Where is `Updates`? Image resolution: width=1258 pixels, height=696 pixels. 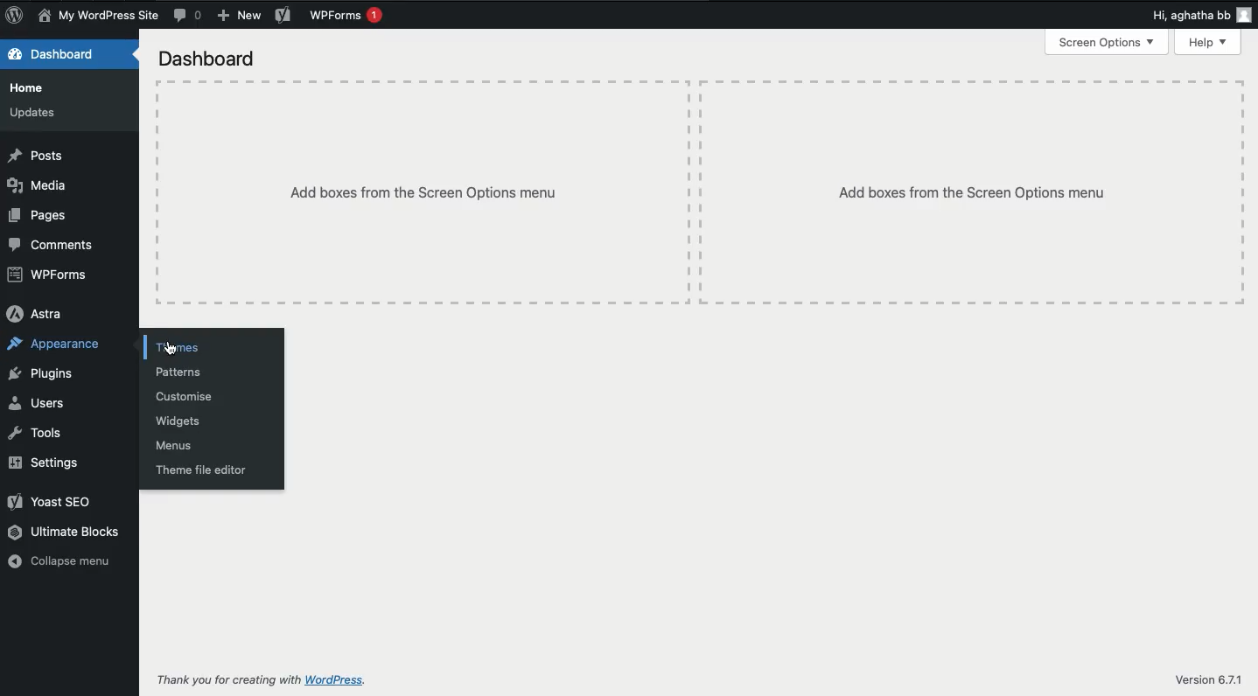
Updates is located at coordinates (36, 113).